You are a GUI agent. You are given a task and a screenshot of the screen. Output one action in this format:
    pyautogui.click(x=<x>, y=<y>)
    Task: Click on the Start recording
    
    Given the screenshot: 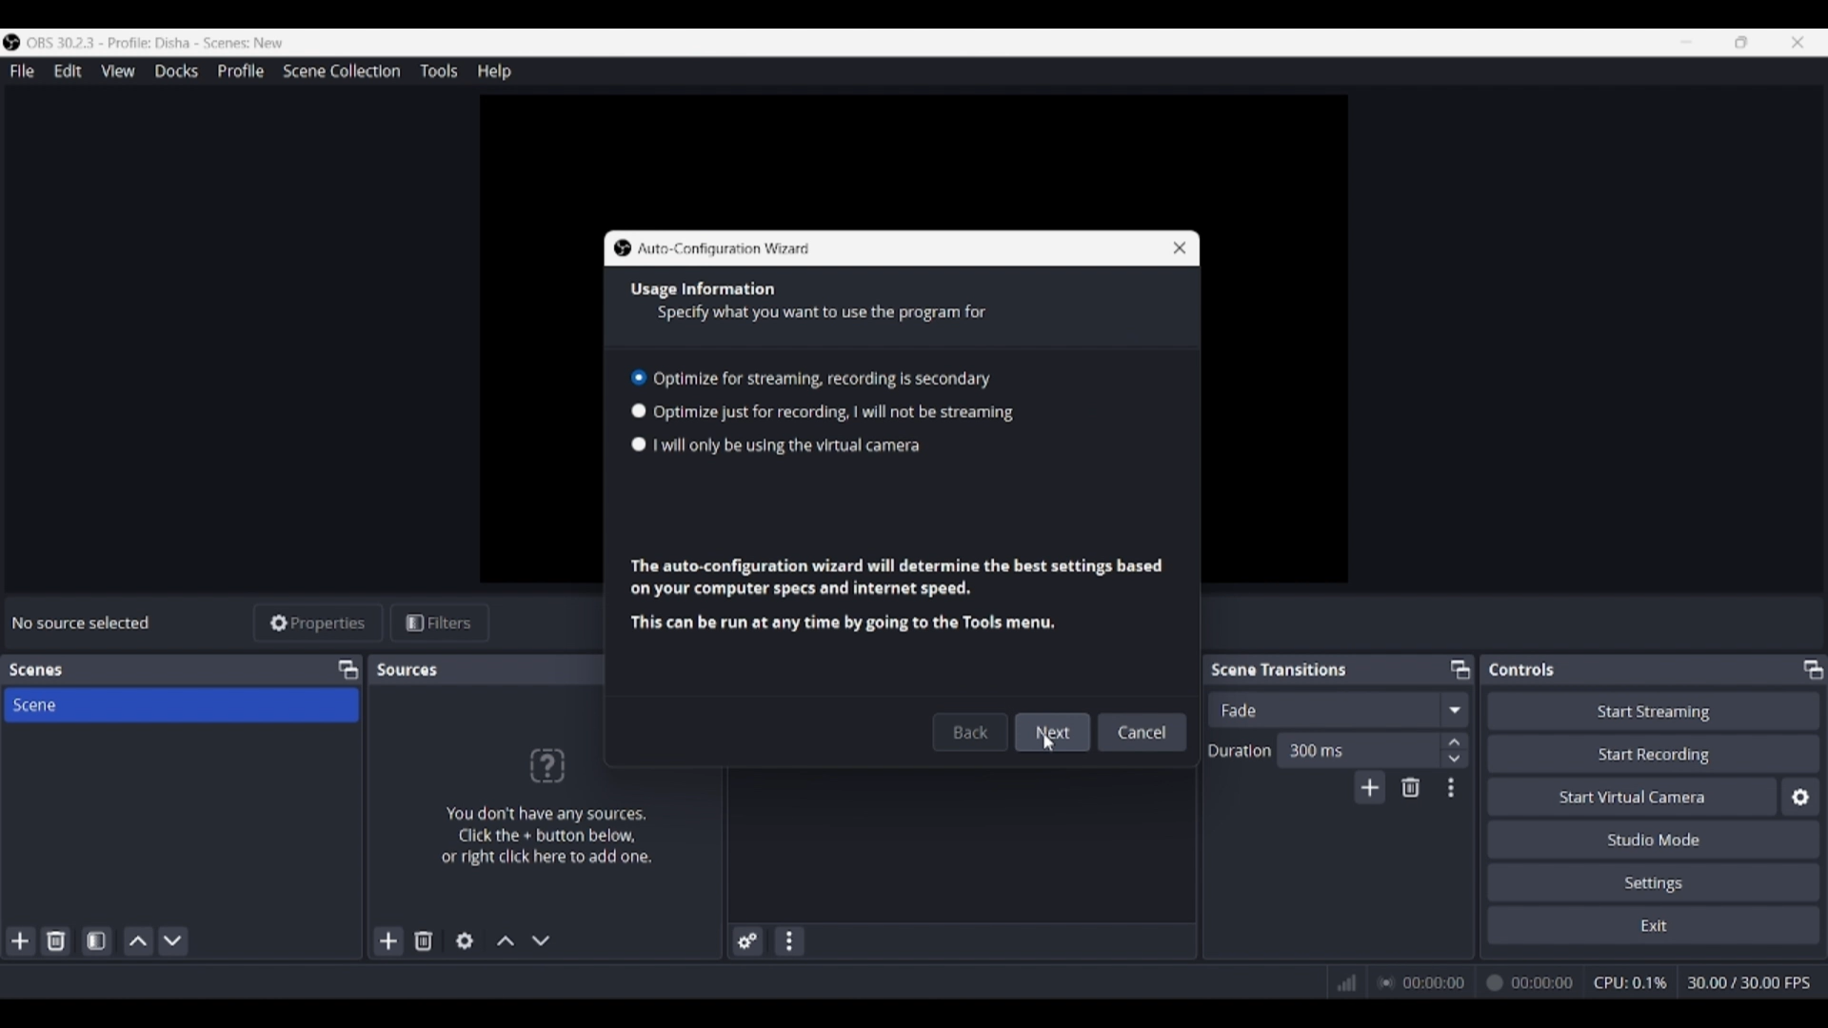 What is the action you would take?
    pyautogui.click(x=1655, y=753)
    